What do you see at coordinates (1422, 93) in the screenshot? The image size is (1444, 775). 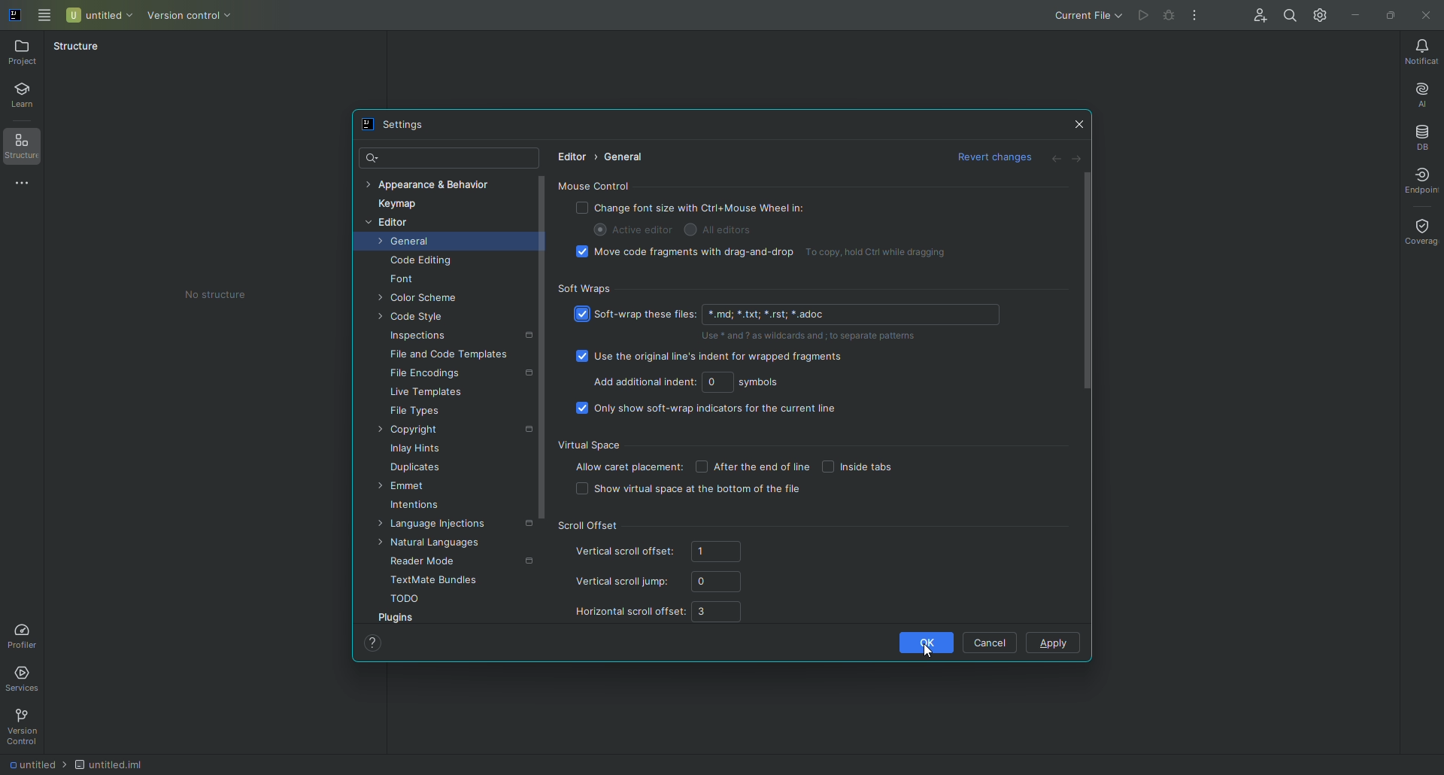 I see `AI Assistant` at bounding box center [1422, 93].